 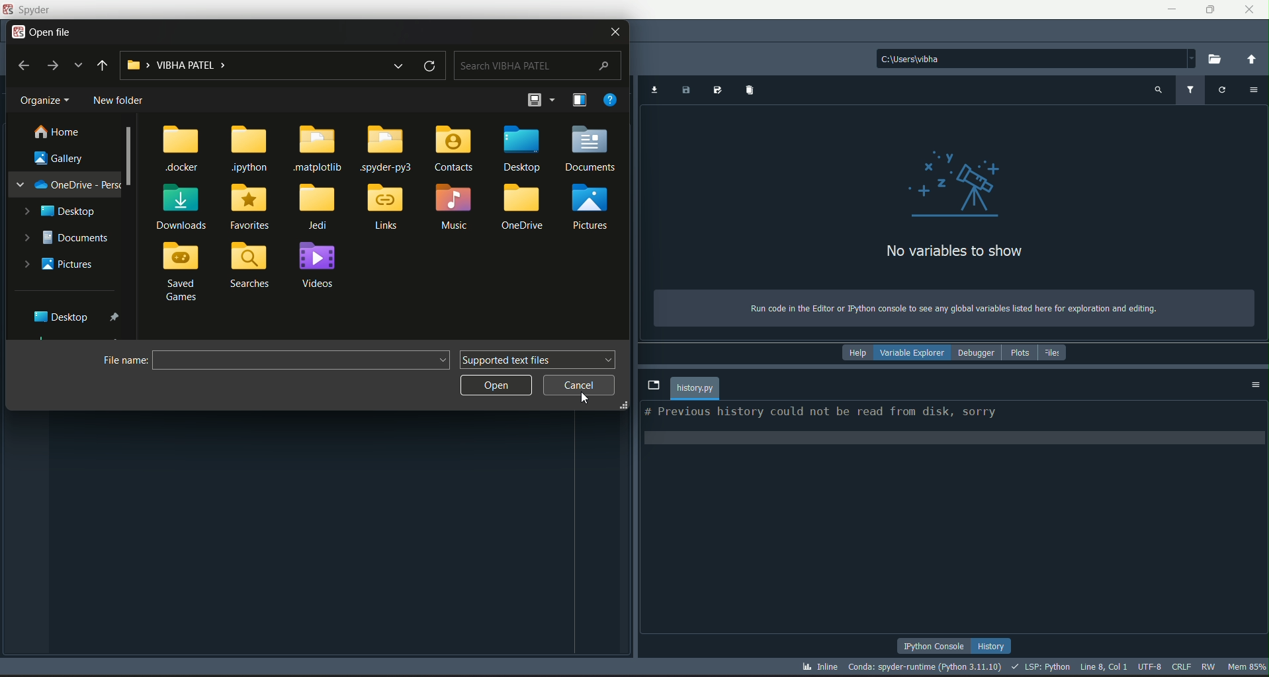 What do you see at coordinates (69, 238) in the screenshot?
I see `documents` at bounding box center [69, 238].